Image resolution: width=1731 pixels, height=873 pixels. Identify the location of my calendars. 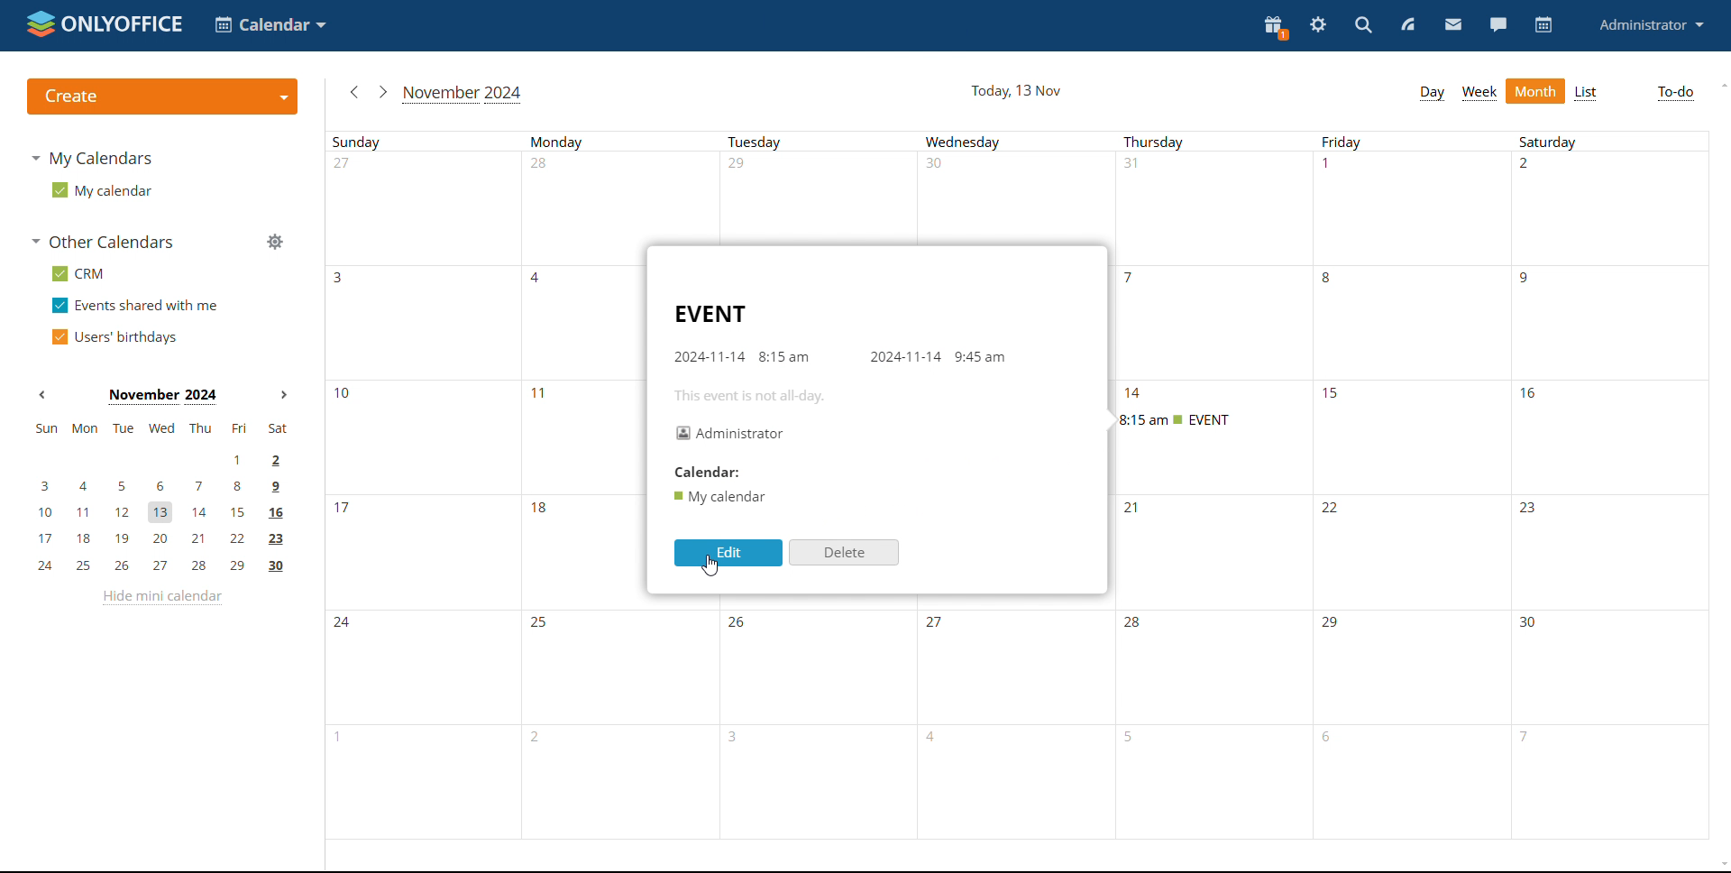
(95, 159).